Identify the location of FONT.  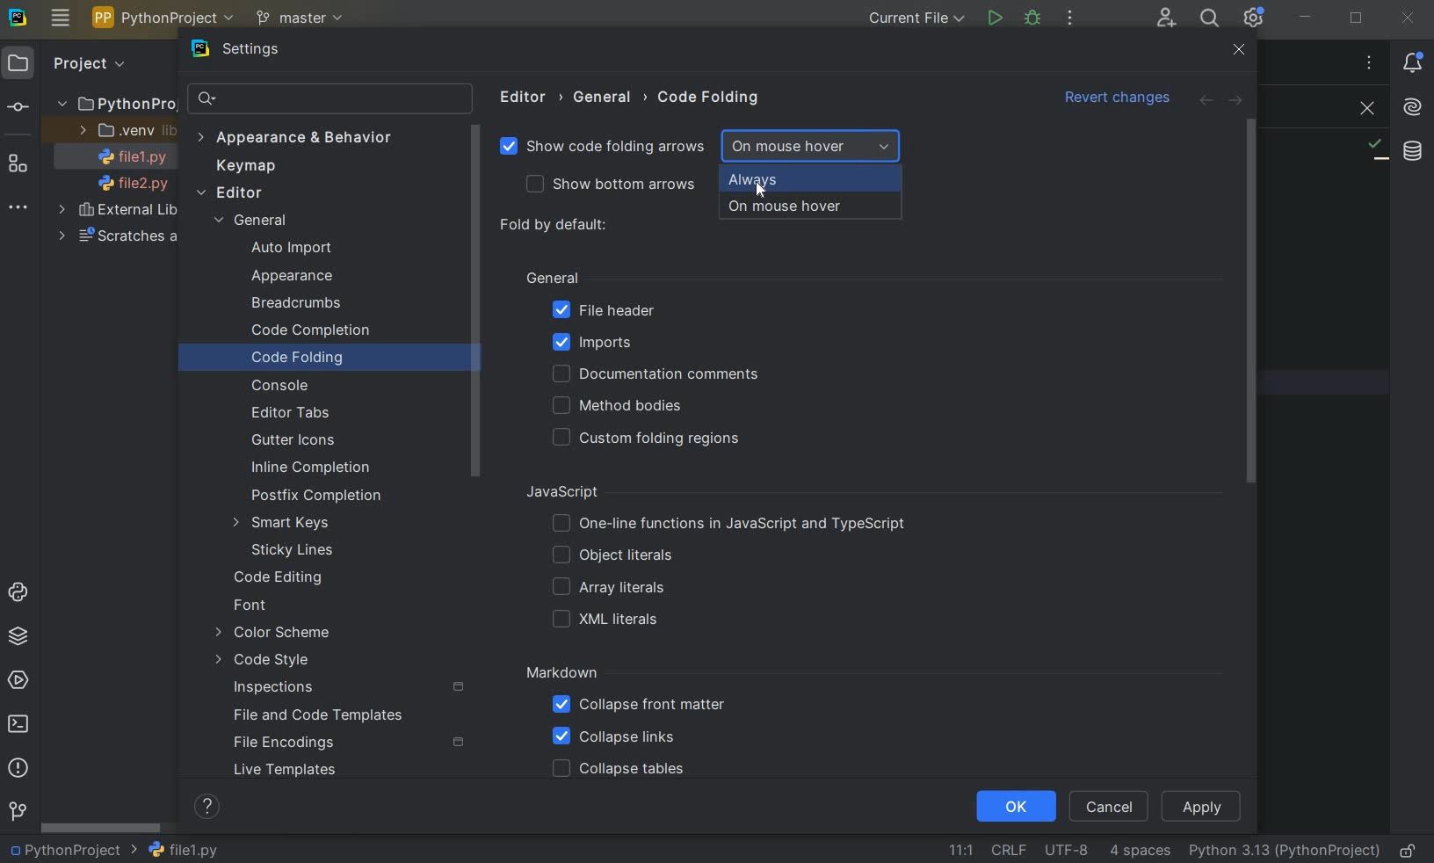
(257, 606).